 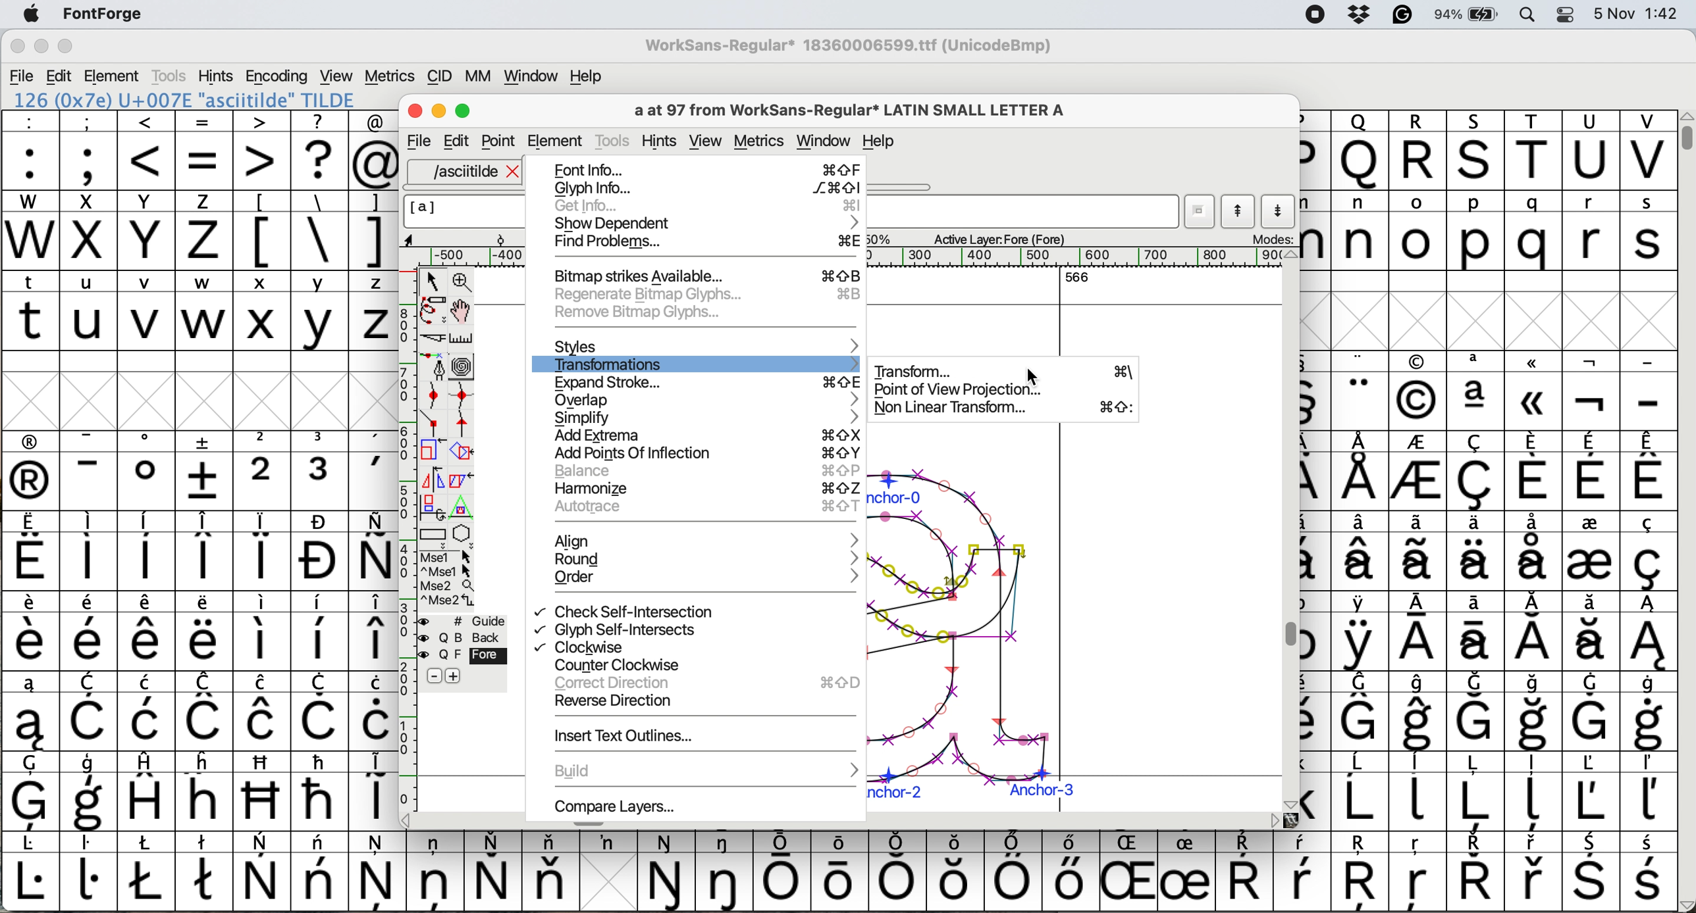 What do you see at coordinates (40, 47) in the screenshot?
I see `minimise` at bounding box center [40, 47].